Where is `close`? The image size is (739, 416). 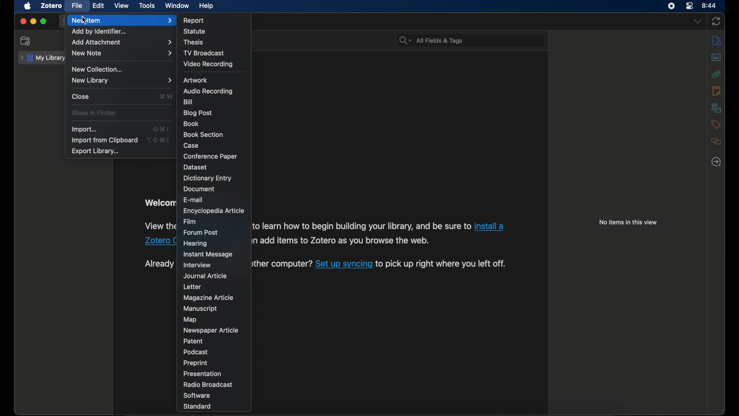
close is located at coordinates (23, 21).